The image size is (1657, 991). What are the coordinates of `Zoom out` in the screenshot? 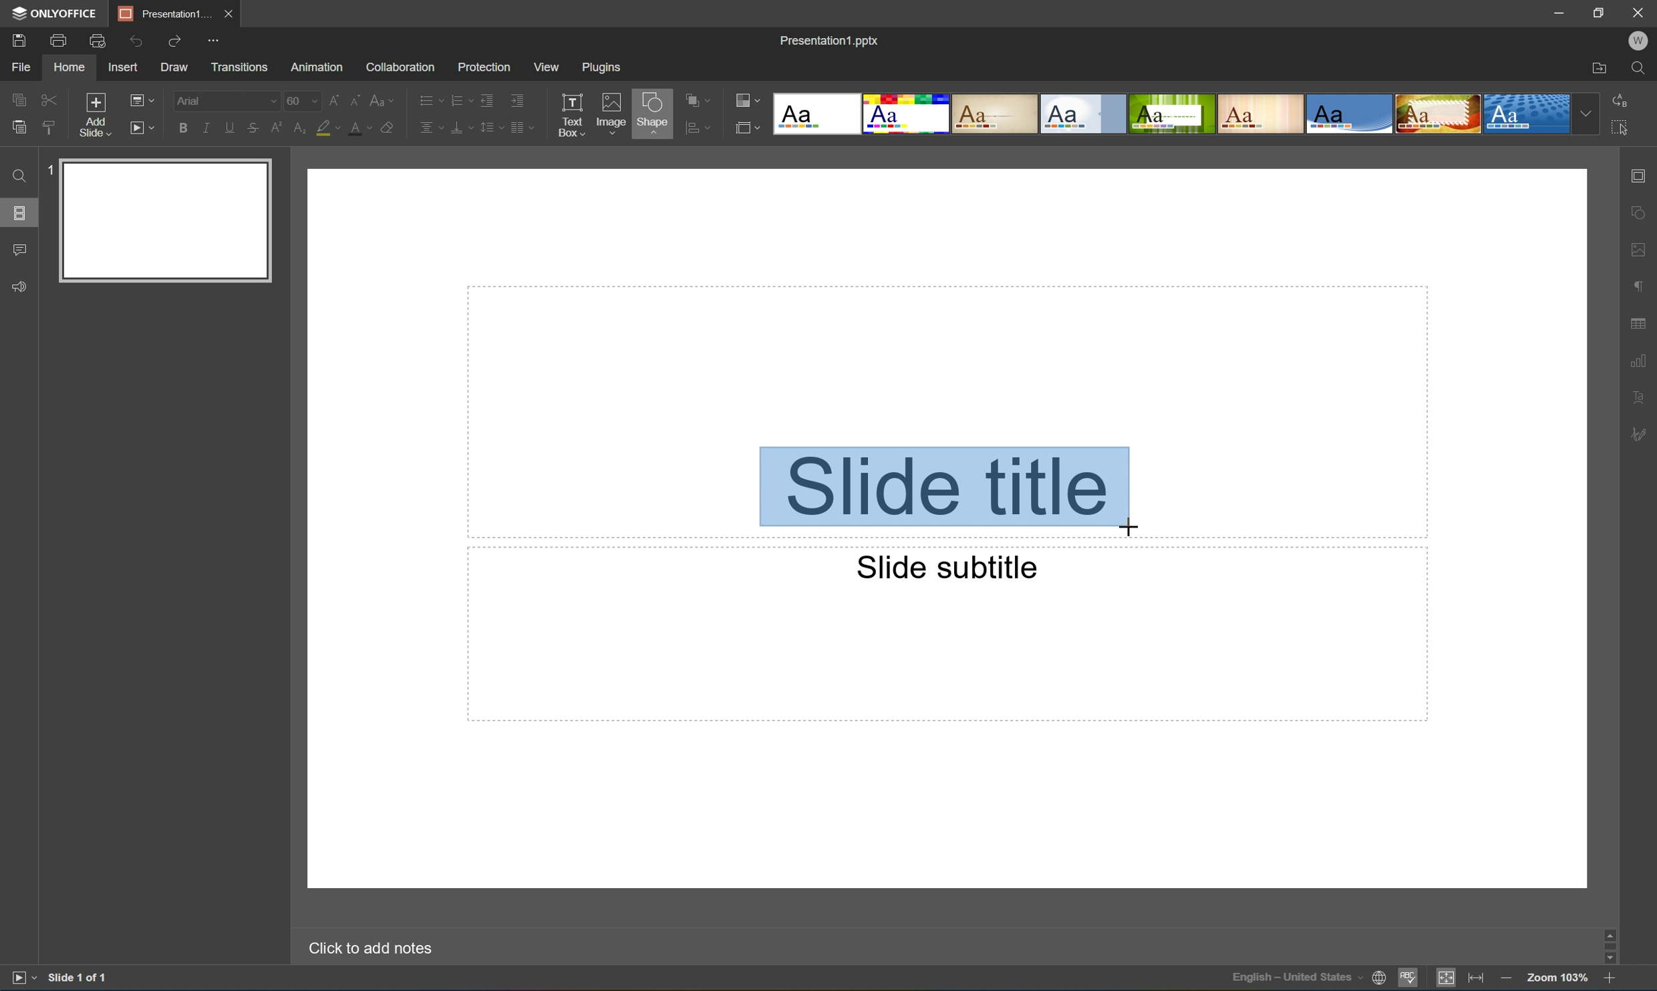 It's located at (1505, 978).